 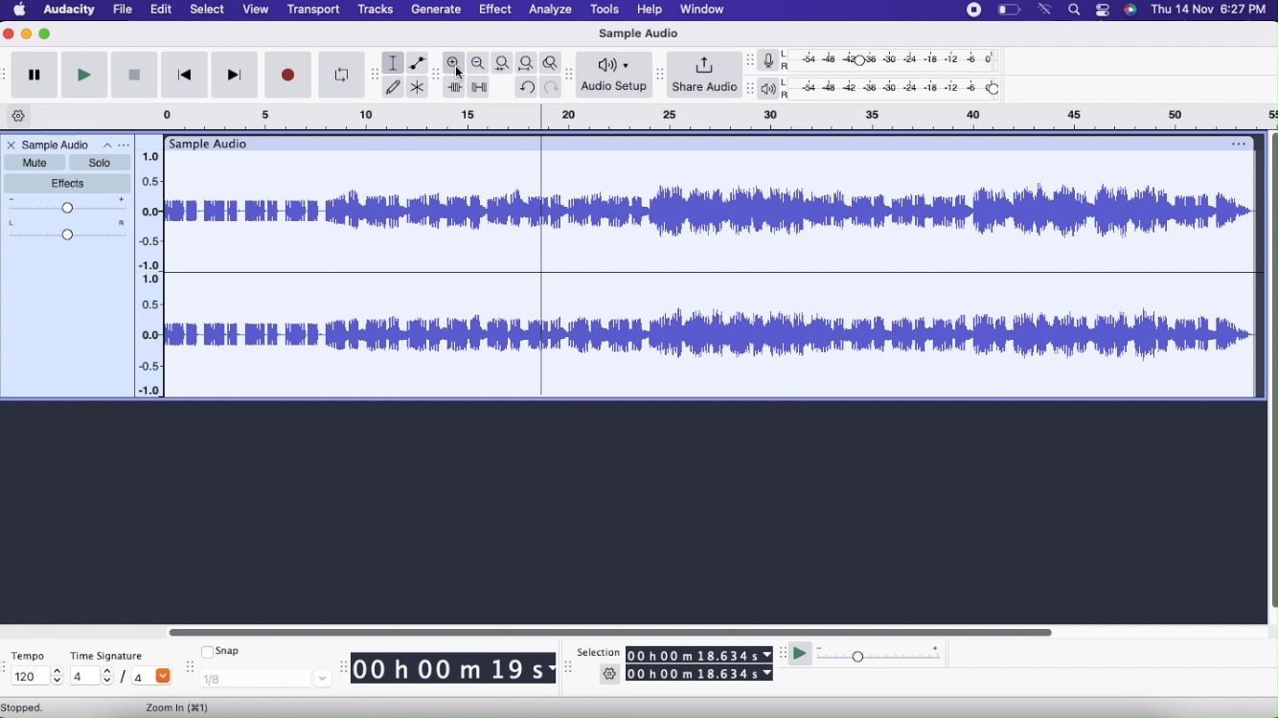 What do you see at coordinates (115, 145) in the screenshot?
I see `Options` at bounding box center [115, 145].